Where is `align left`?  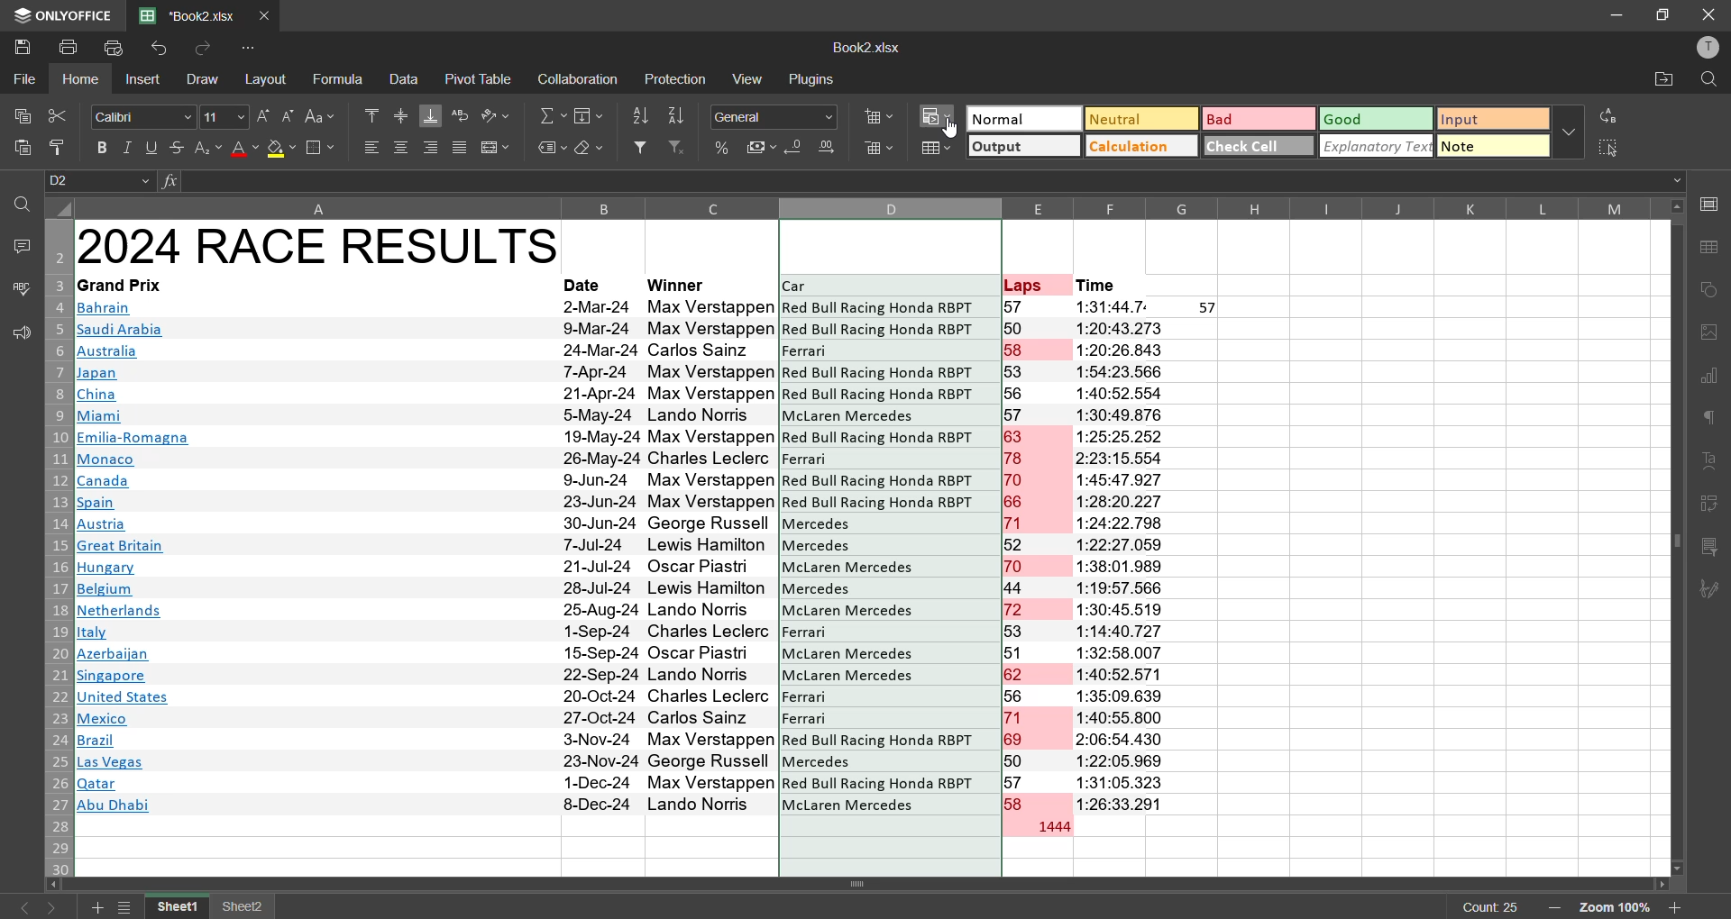 align left is located at coordinates (371, 146).